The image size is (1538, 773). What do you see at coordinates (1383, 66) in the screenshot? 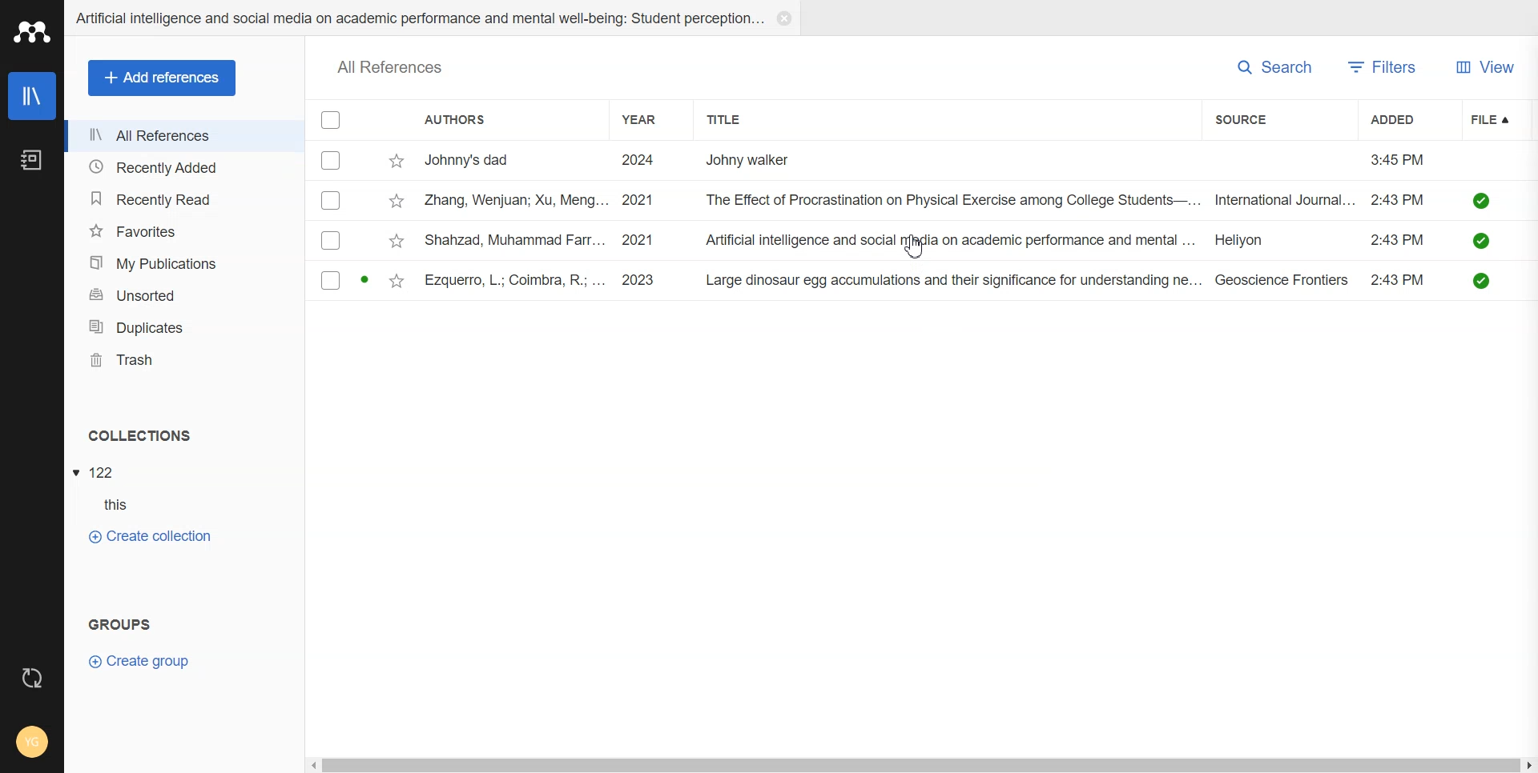
I see `Filters` at bounding box center [1383, 66].